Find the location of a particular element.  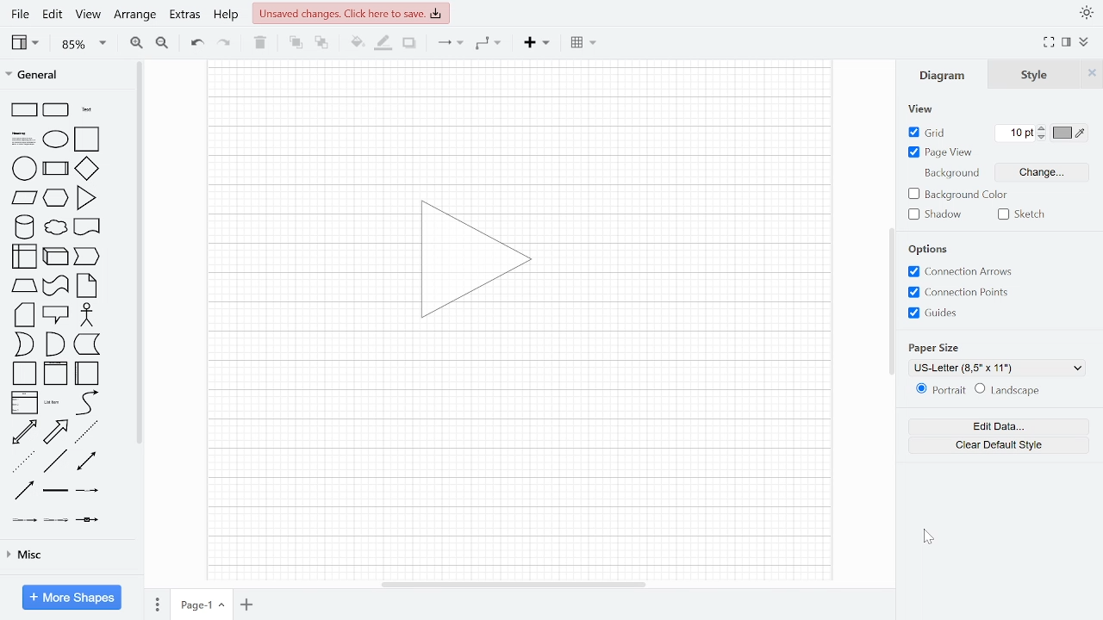

Link is located at coordinates (55, 490).